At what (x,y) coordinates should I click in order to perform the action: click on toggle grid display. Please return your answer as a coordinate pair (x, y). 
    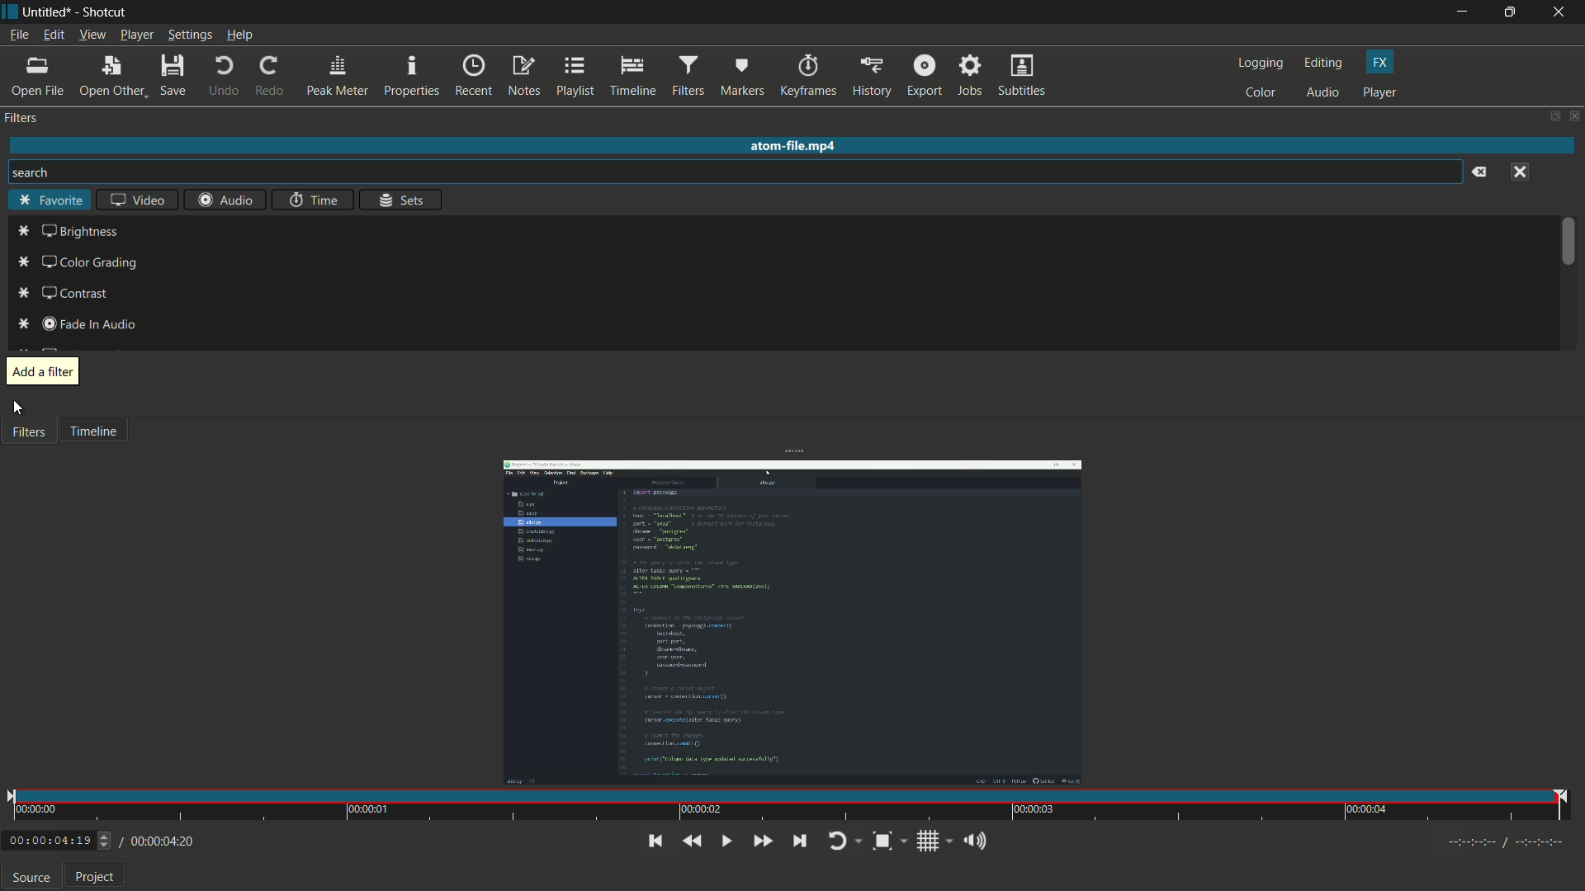
    Looking at the image, I should click on (935, 843).